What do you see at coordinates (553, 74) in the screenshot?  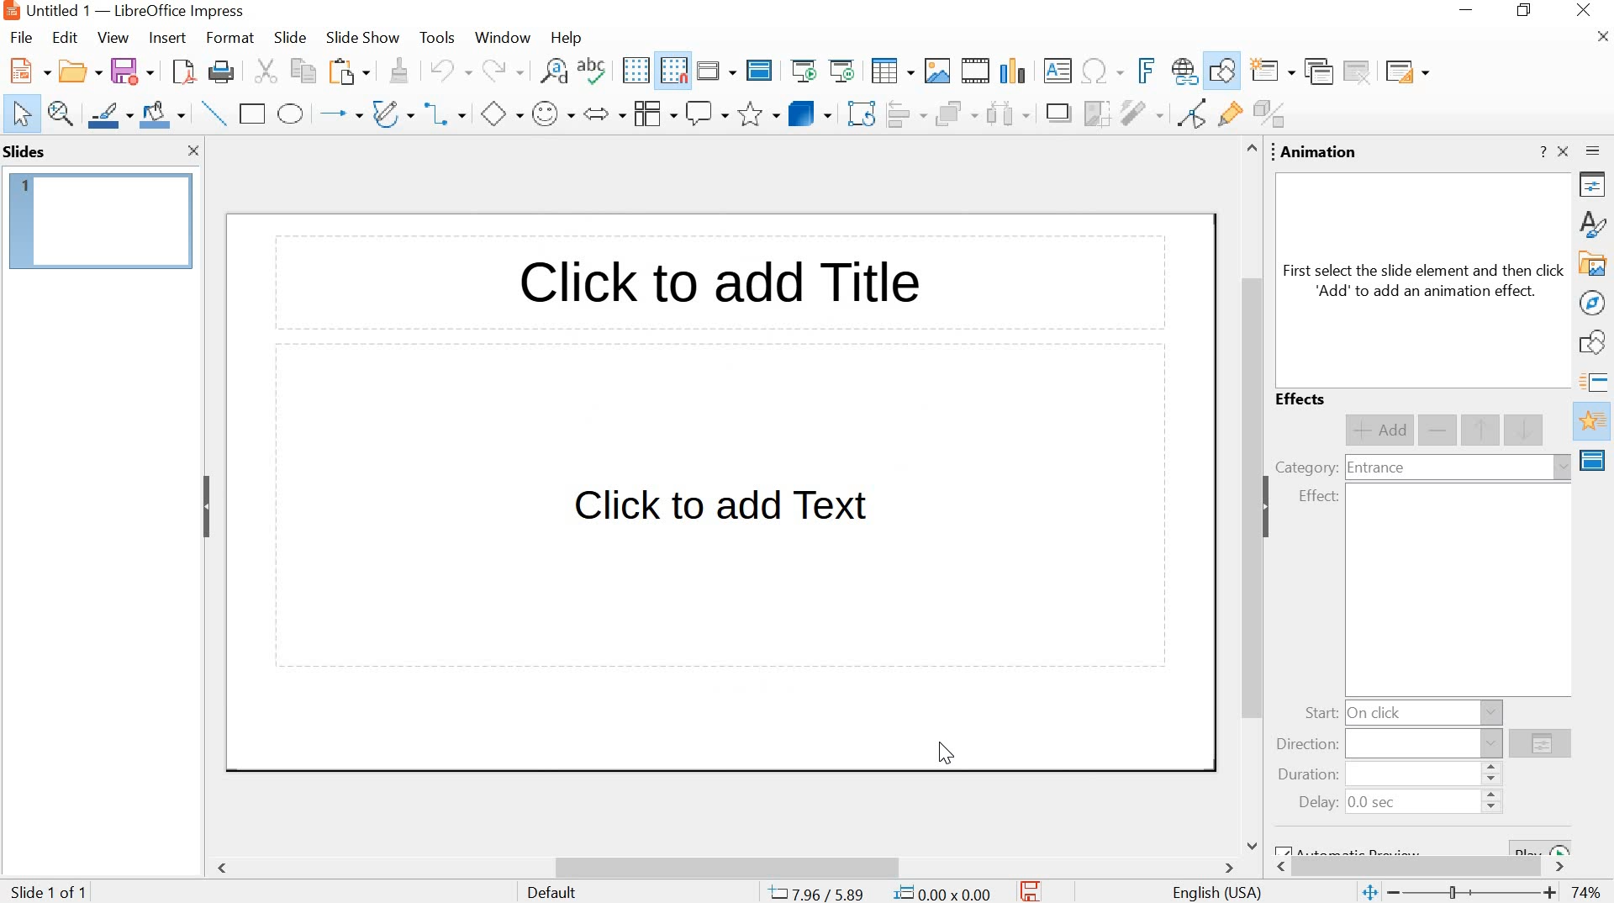 I see `find` at bounding box center [553, 74].